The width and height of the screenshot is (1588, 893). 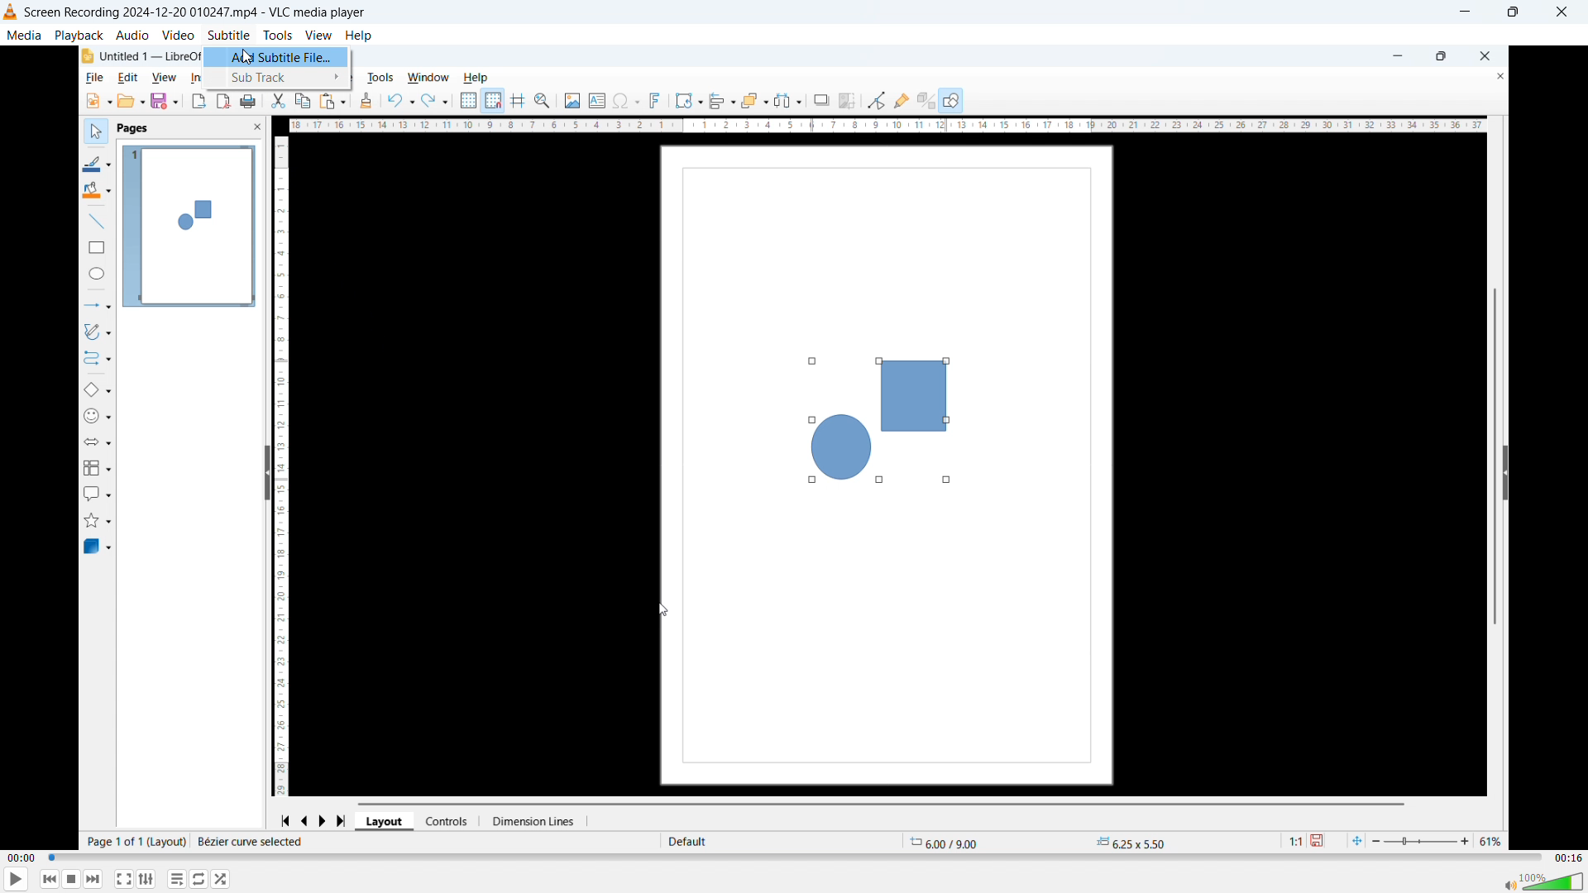 What do you see at coordinates (436, 99) in the screenshot?
I see `redo` at bounding box center [436, 99].